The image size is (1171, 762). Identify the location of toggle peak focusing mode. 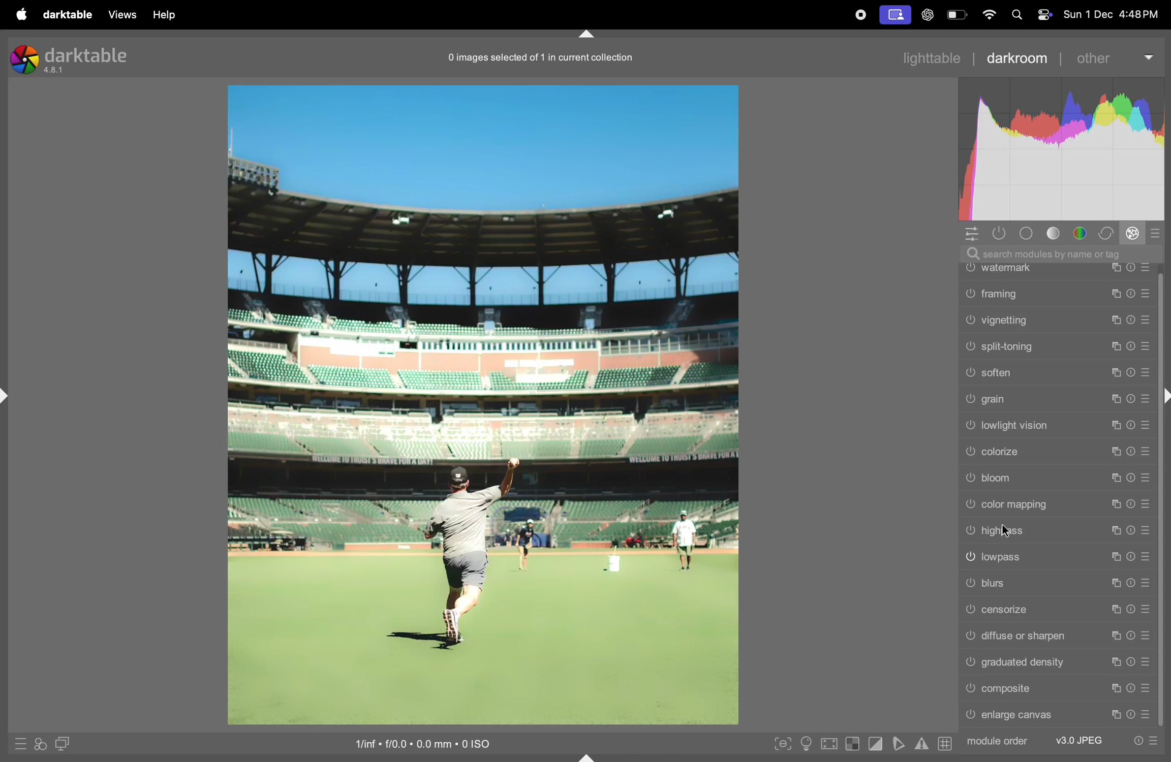
(781, 743).